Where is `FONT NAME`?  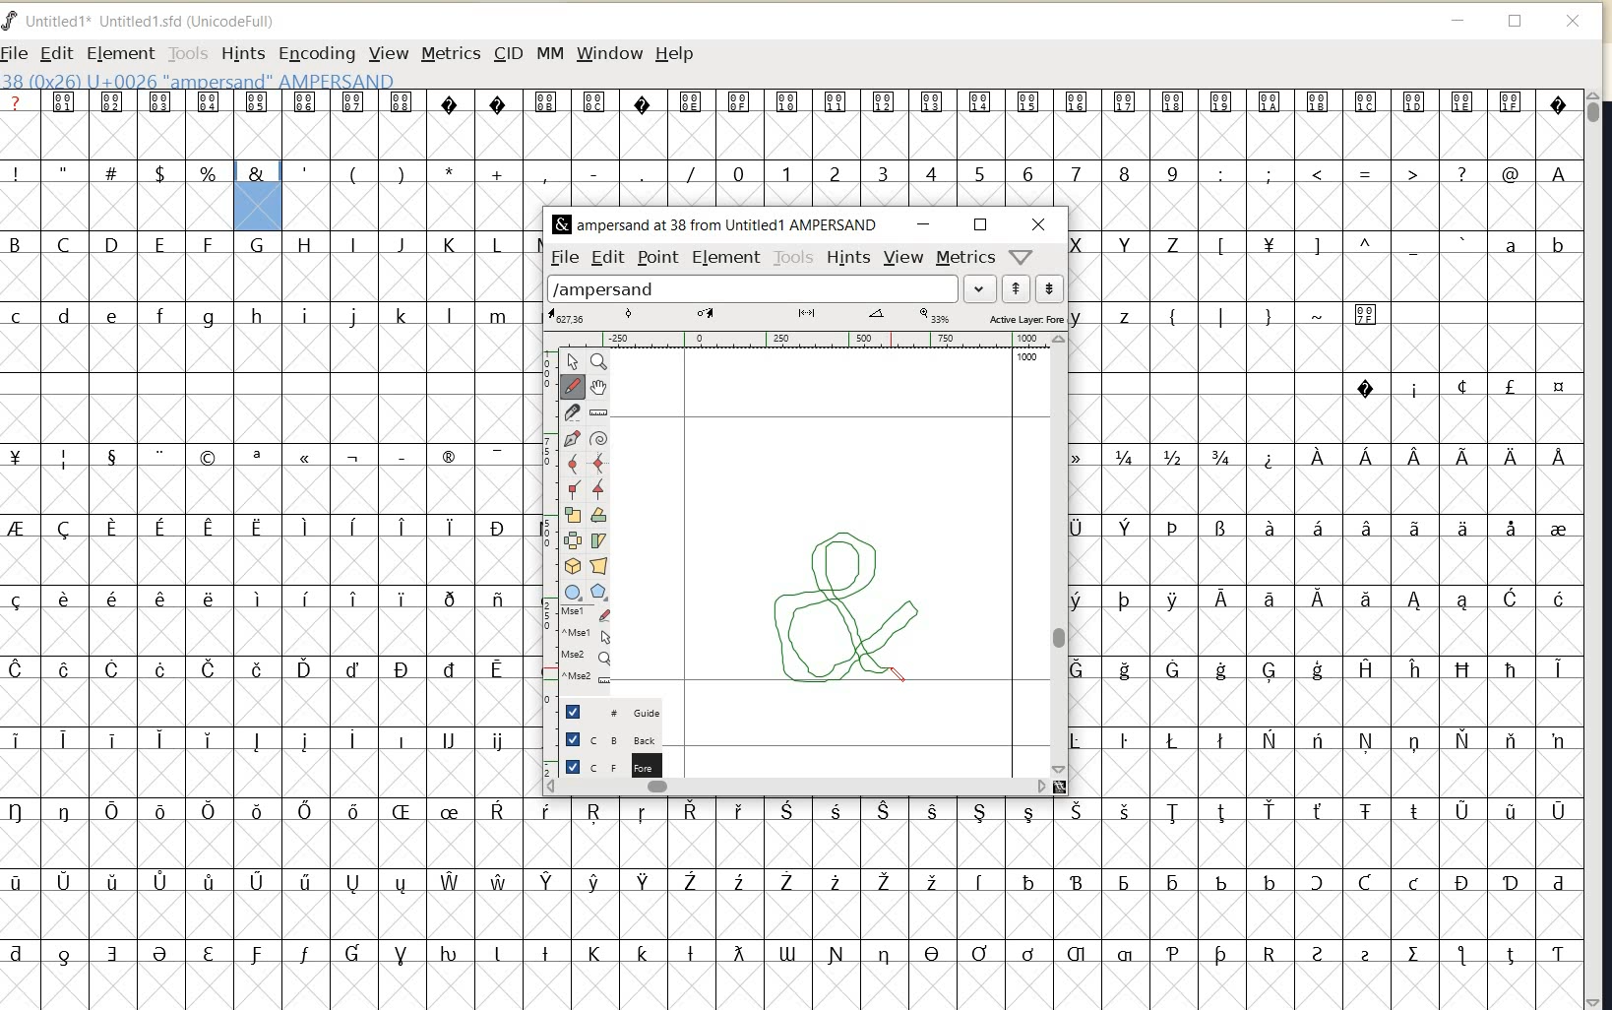
FONT NAME is located at coordinates (149, 21).